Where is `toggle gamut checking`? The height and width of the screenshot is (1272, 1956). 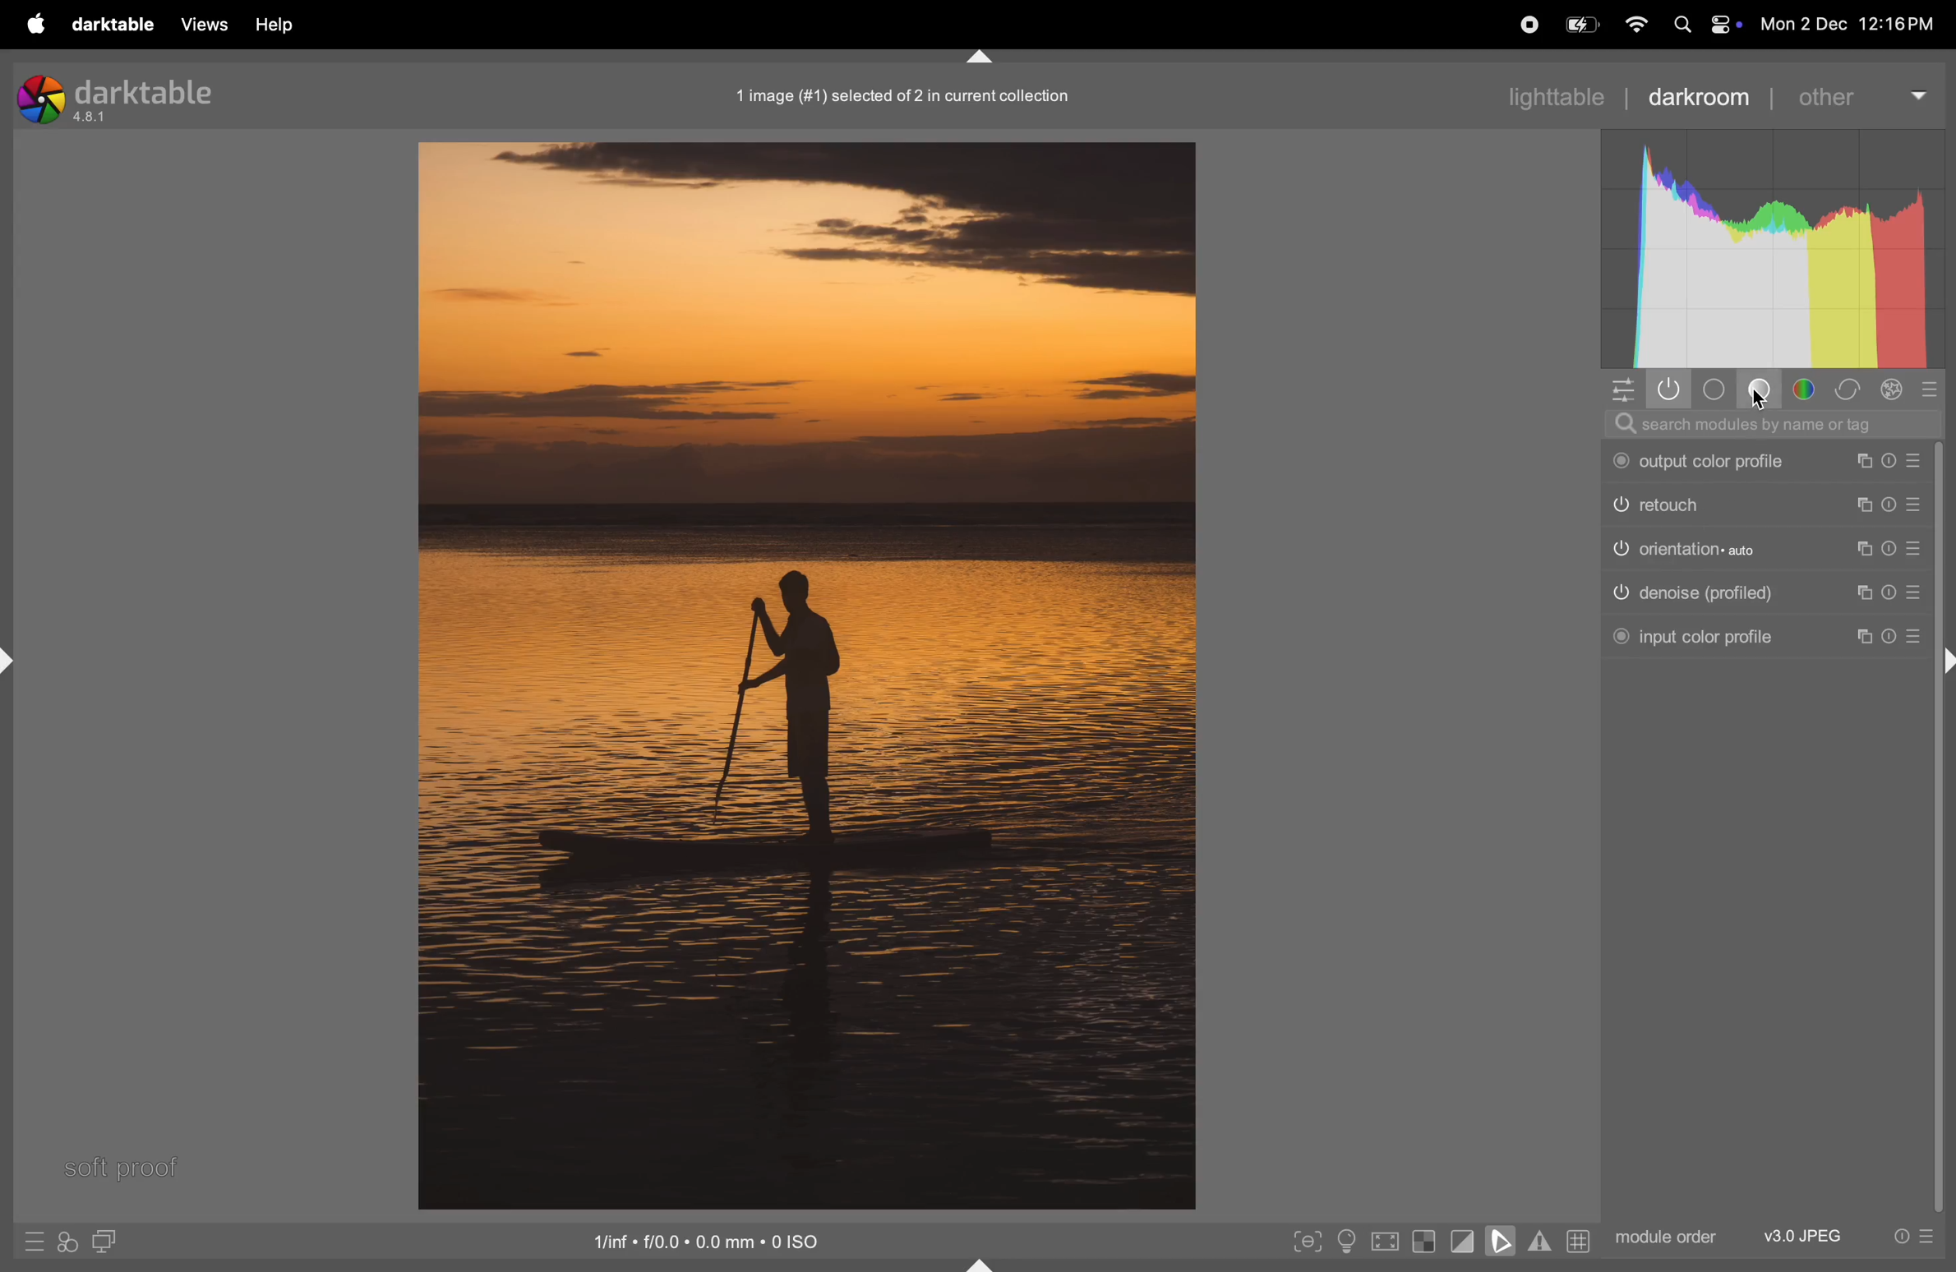 toggle gamut checking is located at coordinates (1539, 1241).